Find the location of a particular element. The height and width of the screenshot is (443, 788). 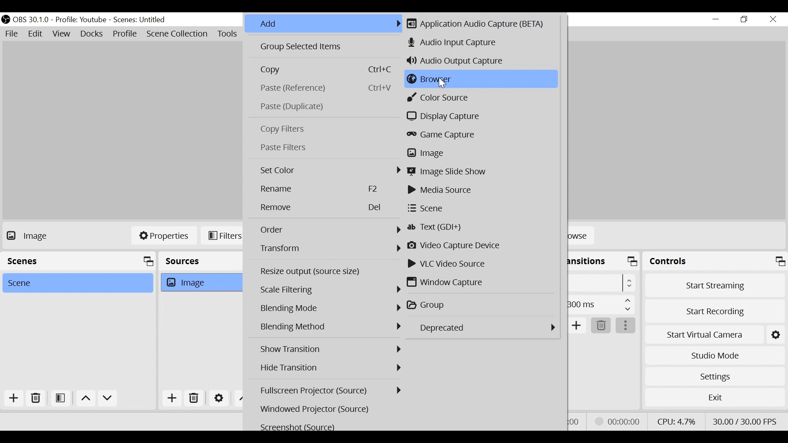

Application Audio Capture (BETA) is located at coordinates (483, 24).